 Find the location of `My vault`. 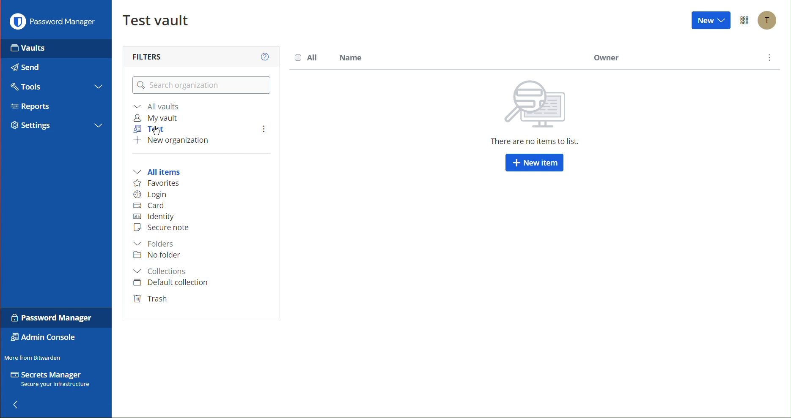

My vault is located at coordinates (153, 19).